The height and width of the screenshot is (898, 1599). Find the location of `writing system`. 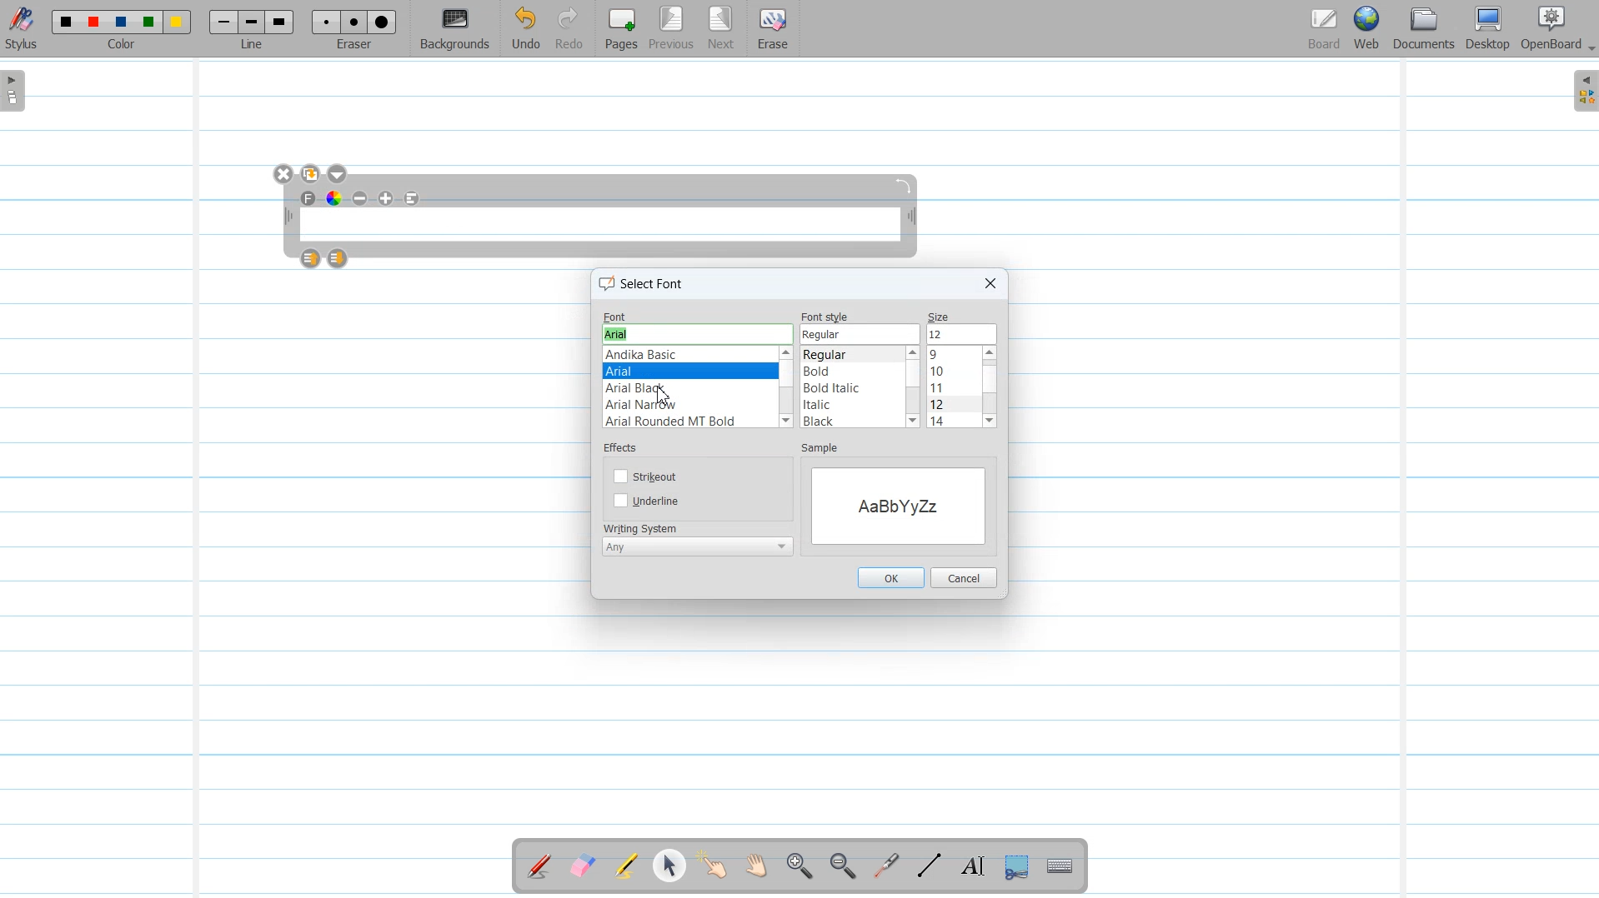

writing system is located at coordinates (642, 526).